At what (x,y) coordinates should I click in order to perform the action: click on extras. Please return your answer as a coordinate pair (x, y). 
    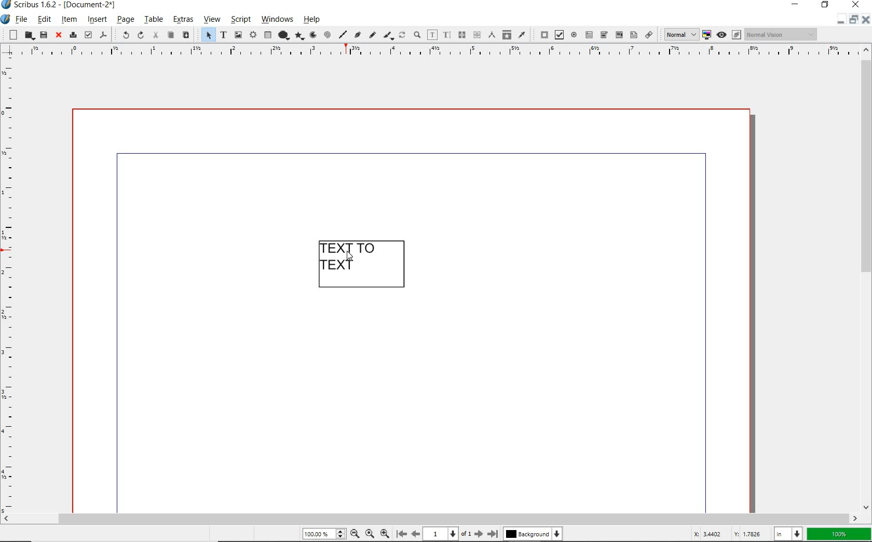
    Looking at the image, I should click on (183, 19).